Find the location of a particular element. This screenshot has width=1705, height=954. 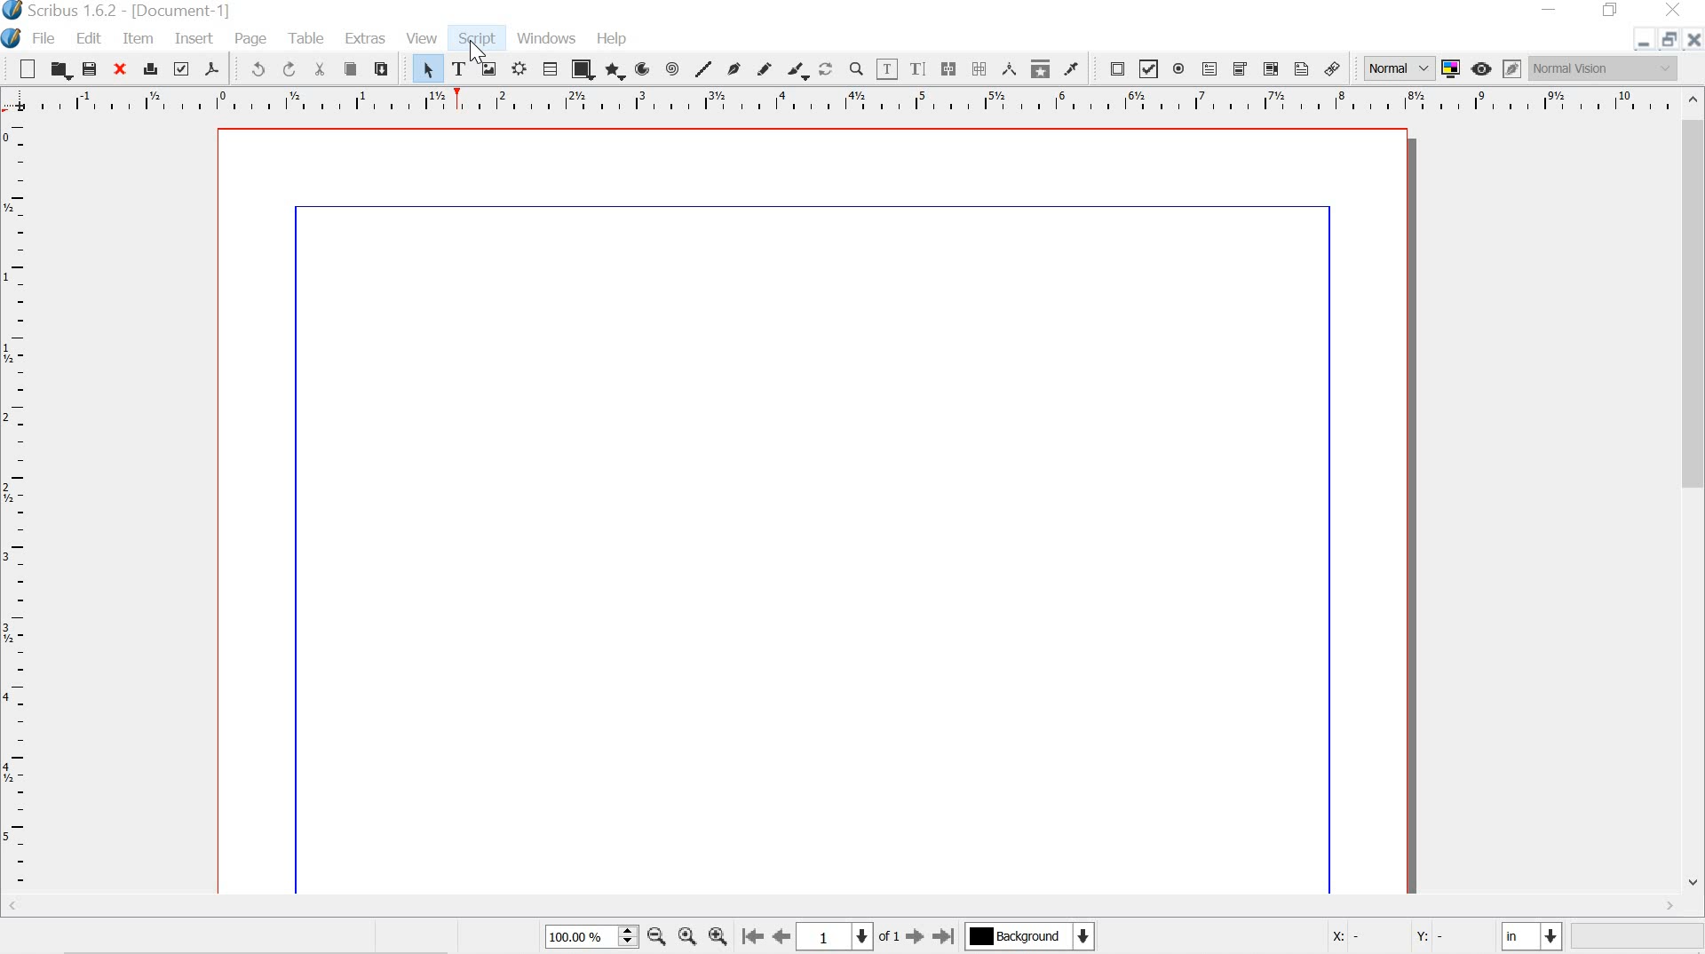

100% is located at coordinates (588, 935).